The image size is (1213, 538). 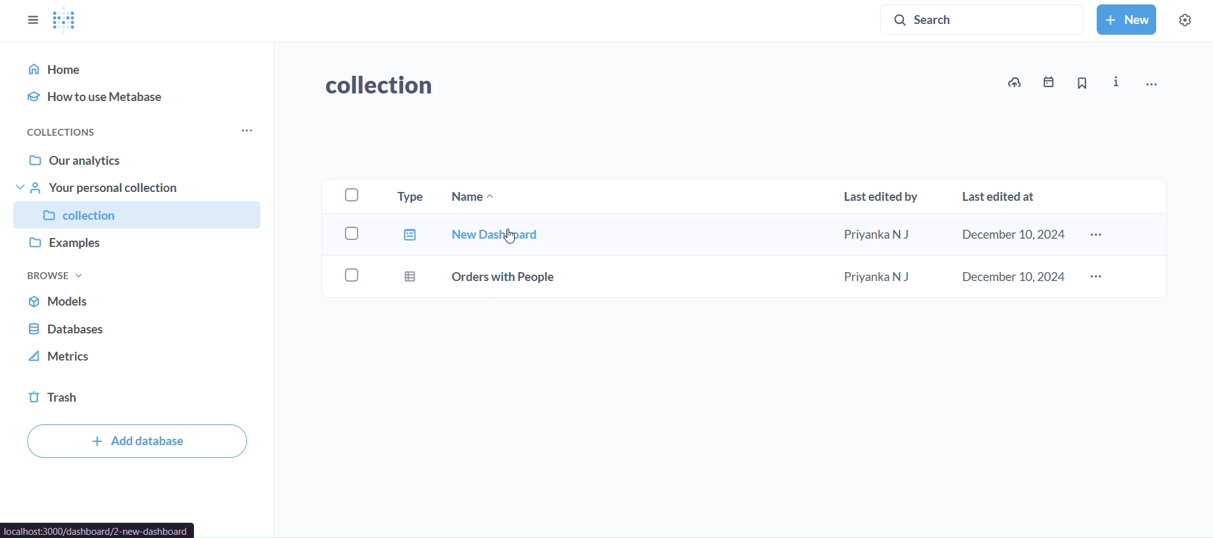 I want to click on priyanka n j, so click(x=877, y=275).